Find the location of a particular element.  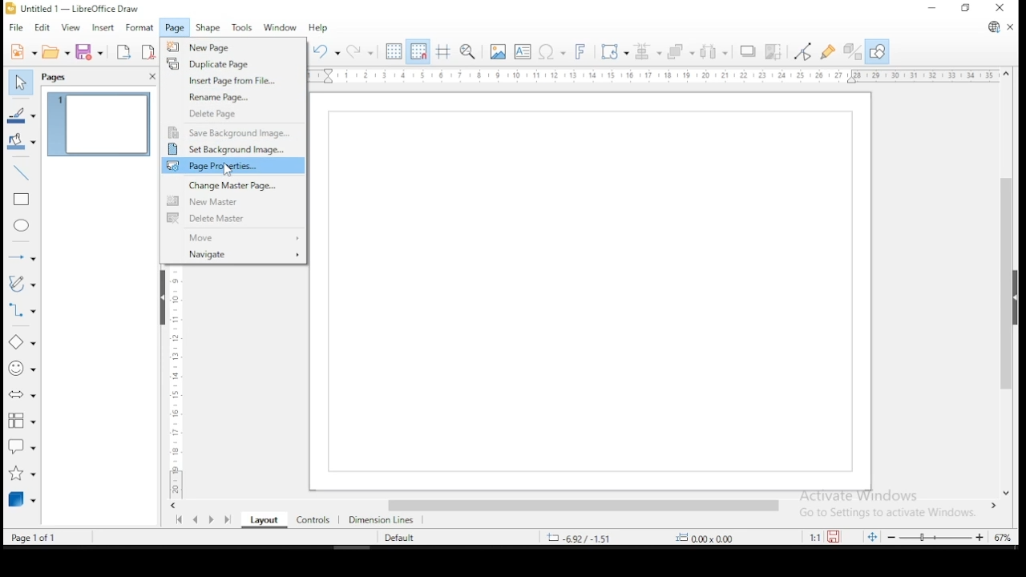

minimize is located at coordinates (932, 8).